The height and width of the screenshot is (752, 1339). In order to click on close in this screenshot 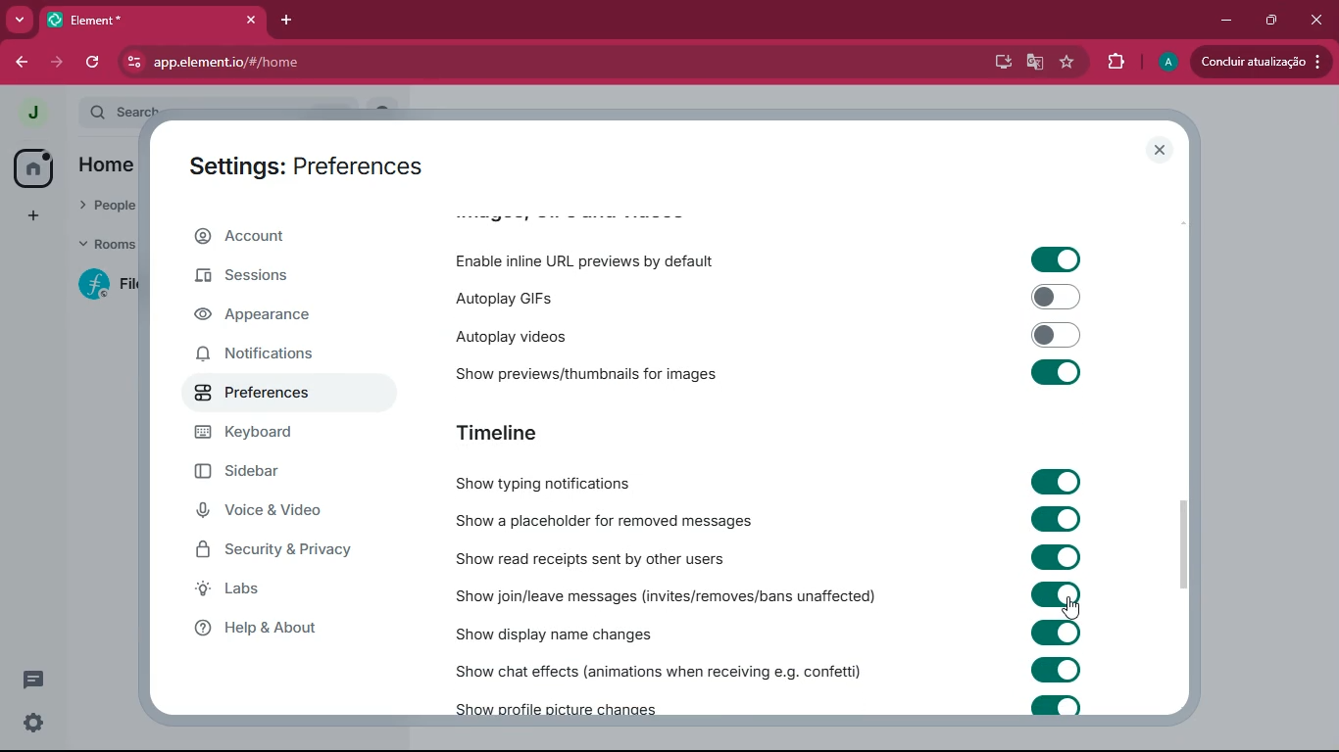, I will do `click(1318, 23)`.